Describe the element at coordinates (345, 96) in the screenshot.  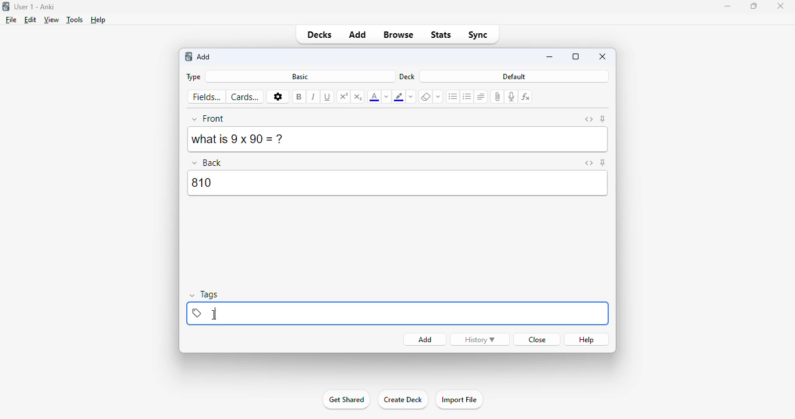
I see `superscript` at that location.